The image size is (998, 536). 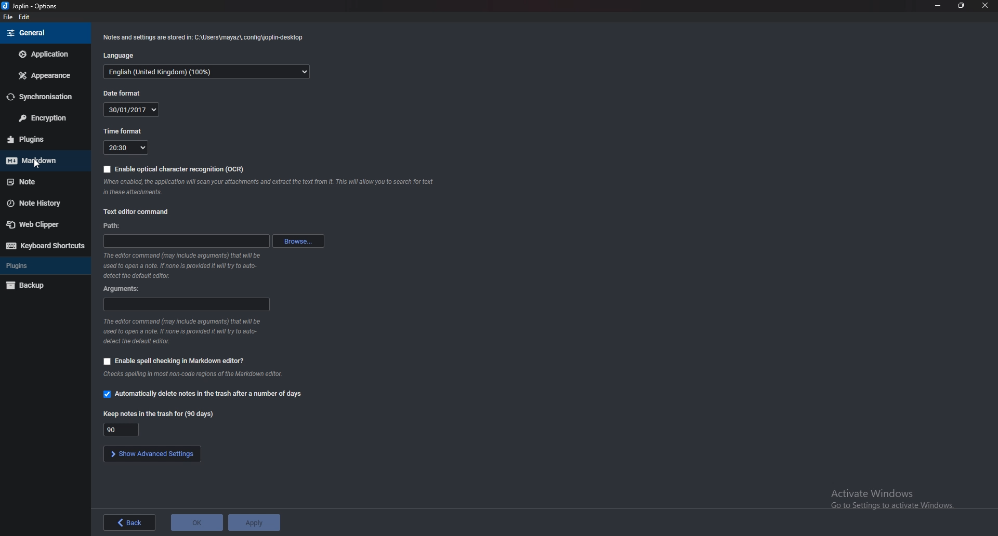 I want to click on browse, so click(x=297, y=240).